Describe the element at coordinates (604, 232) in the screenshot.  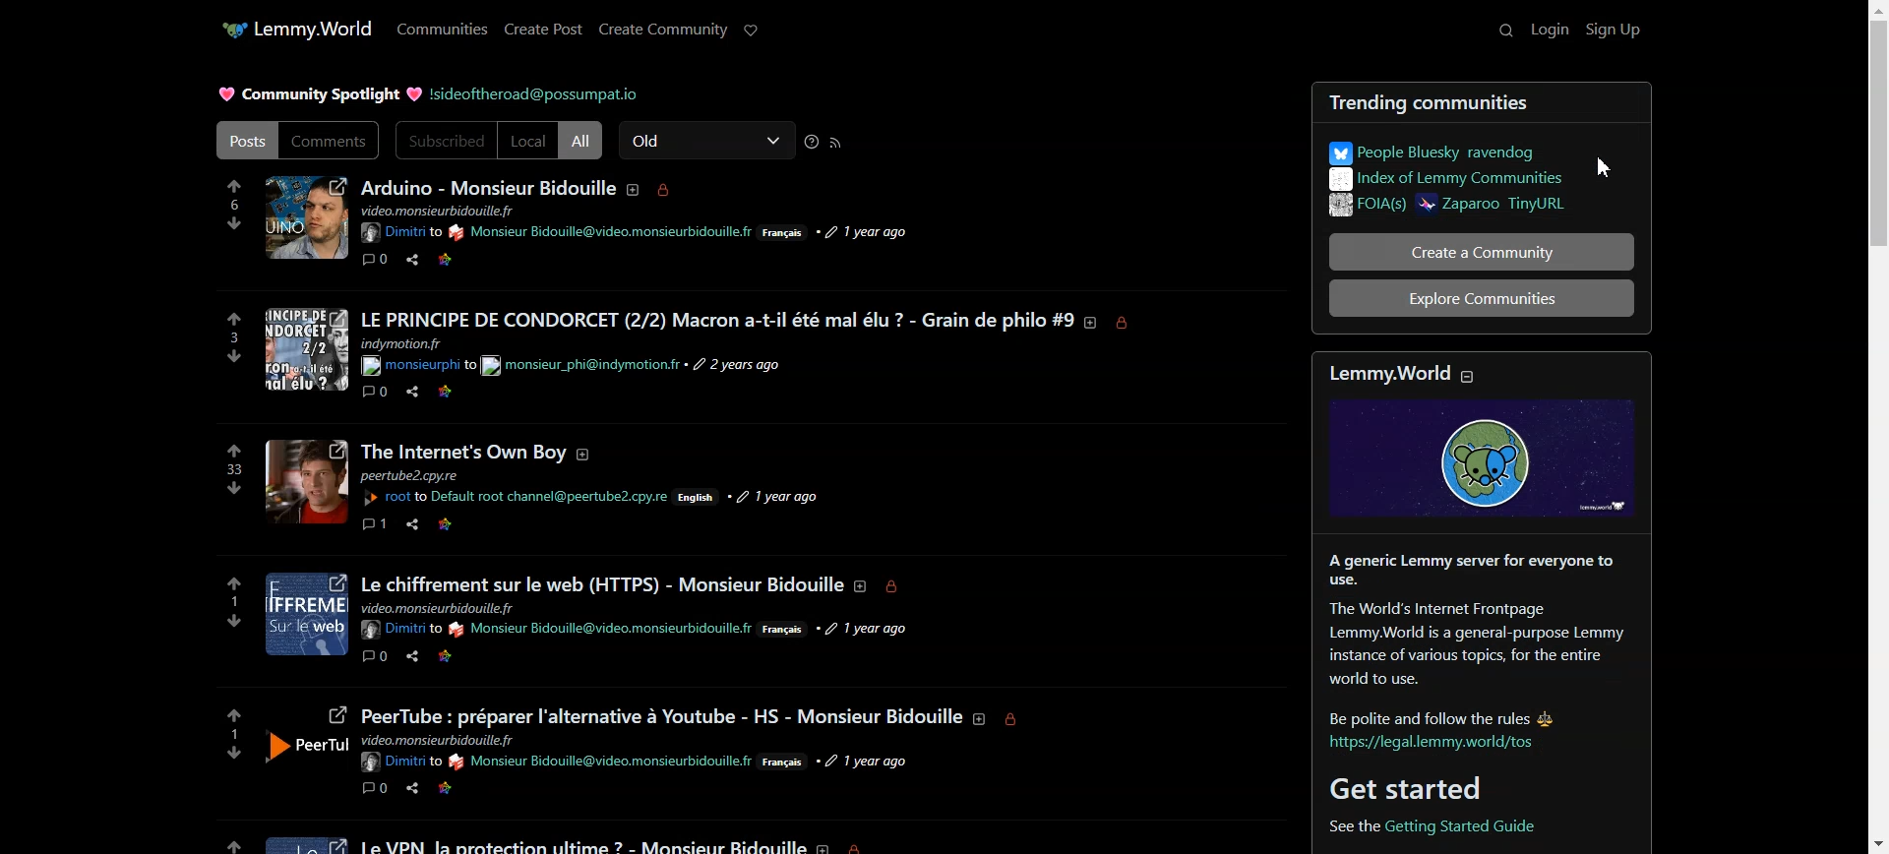
I see `hyperlink` at that location.